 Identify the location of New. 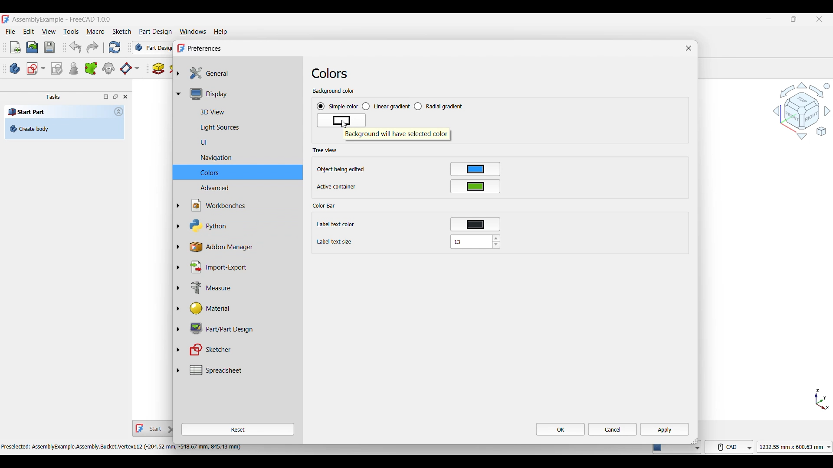
(16, 47).